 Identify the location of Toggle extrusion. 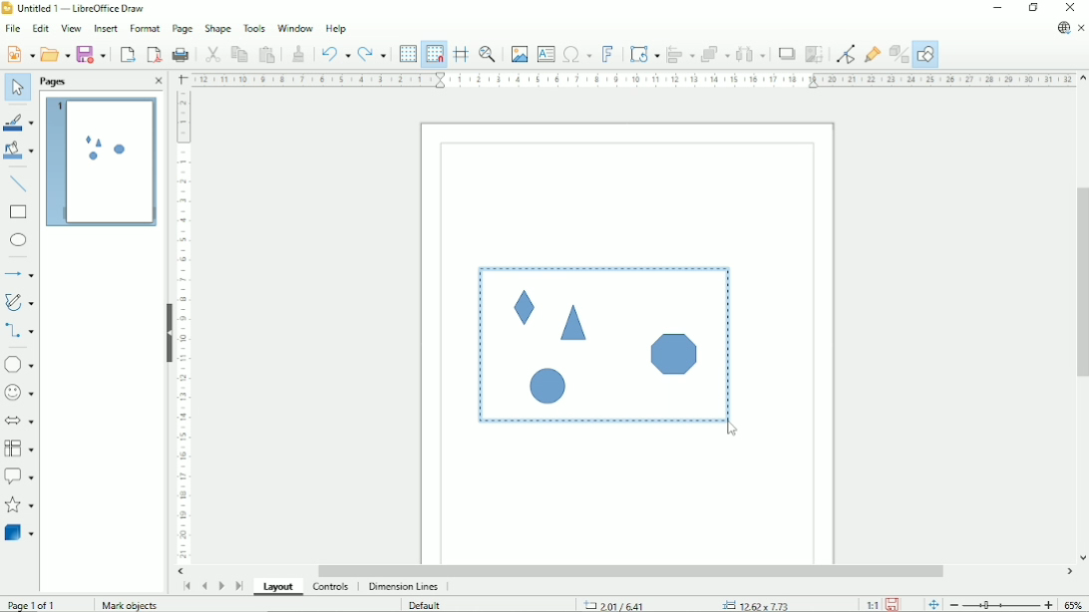
(900, 53).